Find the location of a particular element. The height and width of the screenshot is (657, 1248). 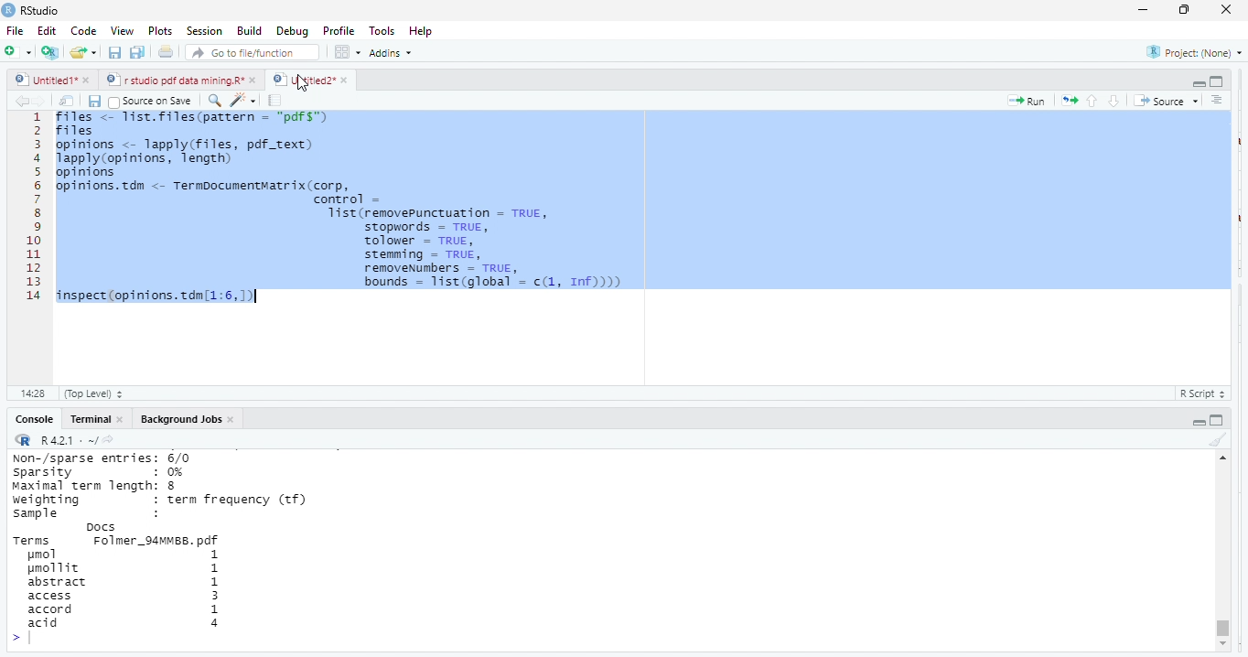

hide console is located at coordinates (1217, 81).